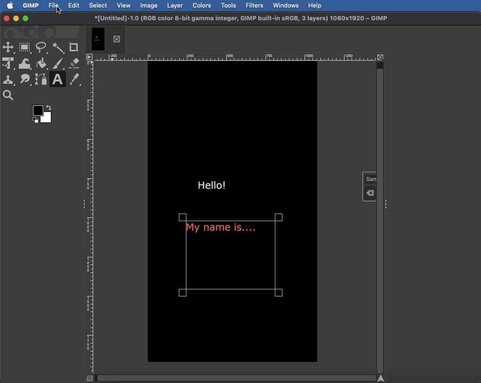 This screenshot has height=383, width=481. Describe the element at coordinates (149, 6) in the screenshot. I see `Image` at that location.